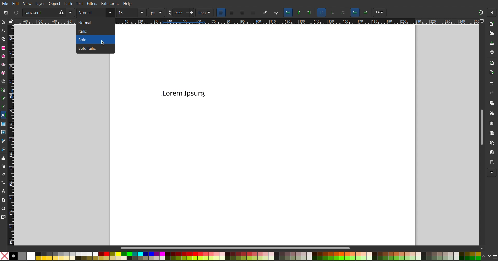 Image resolution: width=498 pixels, height=261 pixels. Describe the element at coordinates (11, 134) in the screenshot. I see `Vertical Ruler` at that location.